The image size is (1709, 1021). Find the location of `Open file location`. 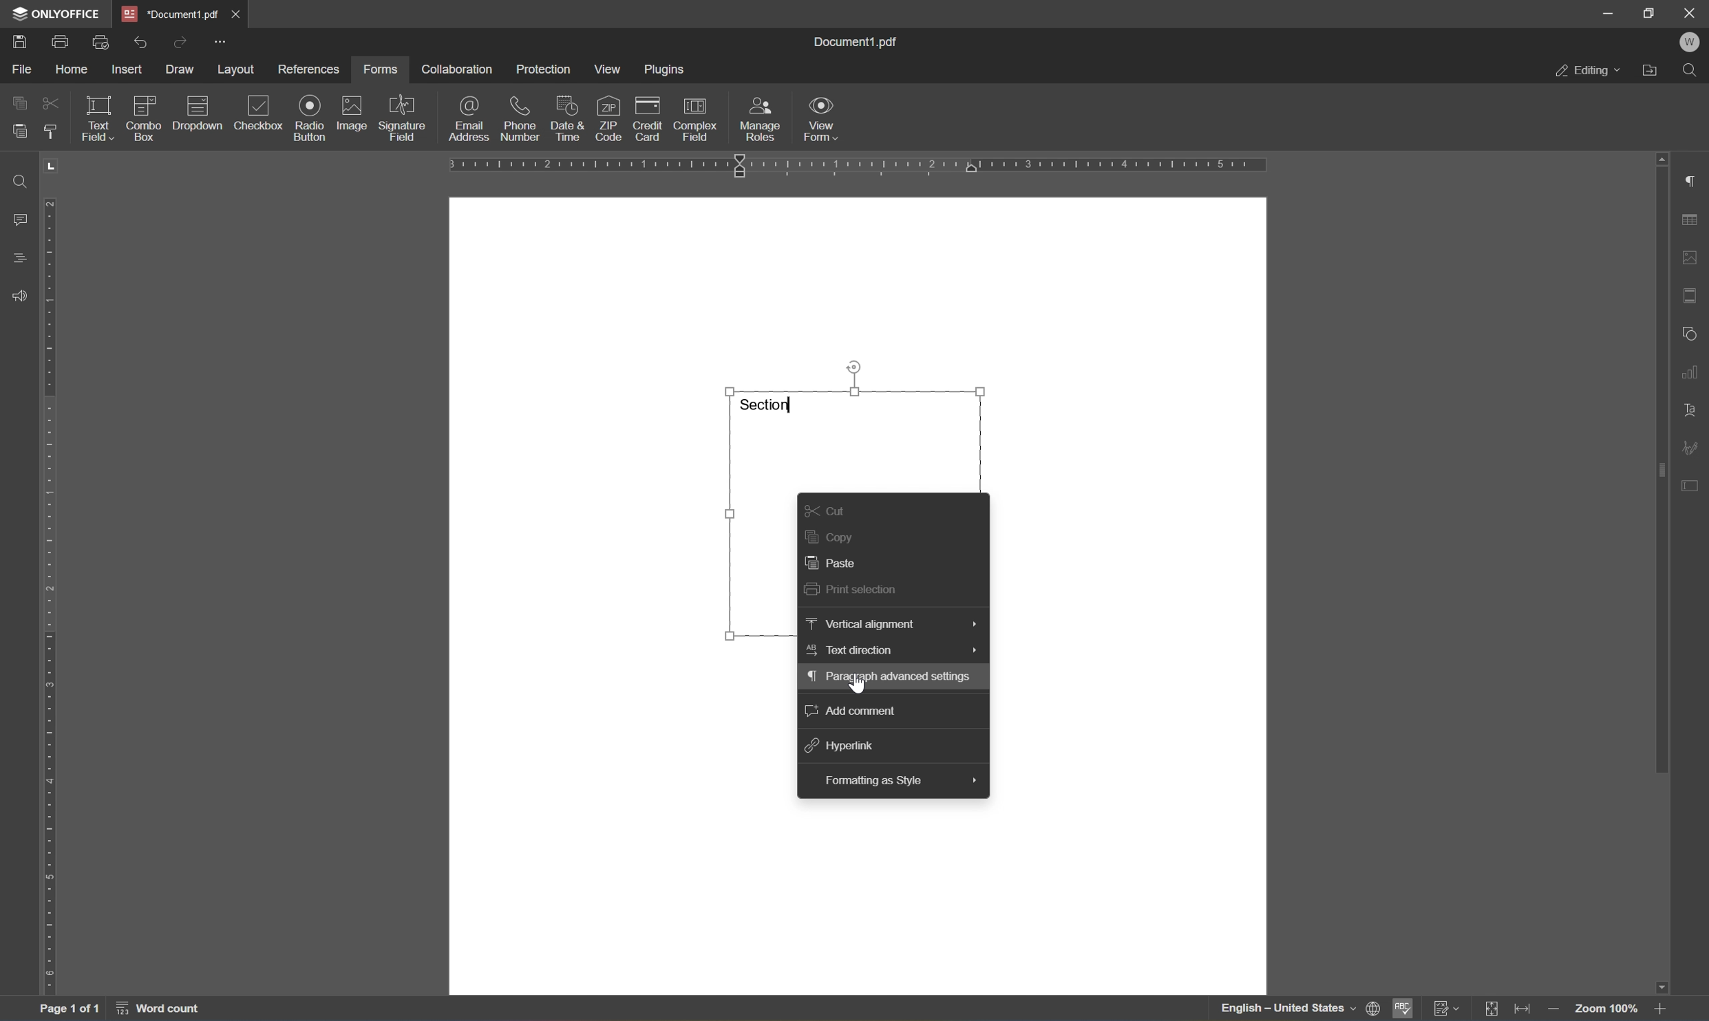

Open file location is located at coordinates (1653, 72).